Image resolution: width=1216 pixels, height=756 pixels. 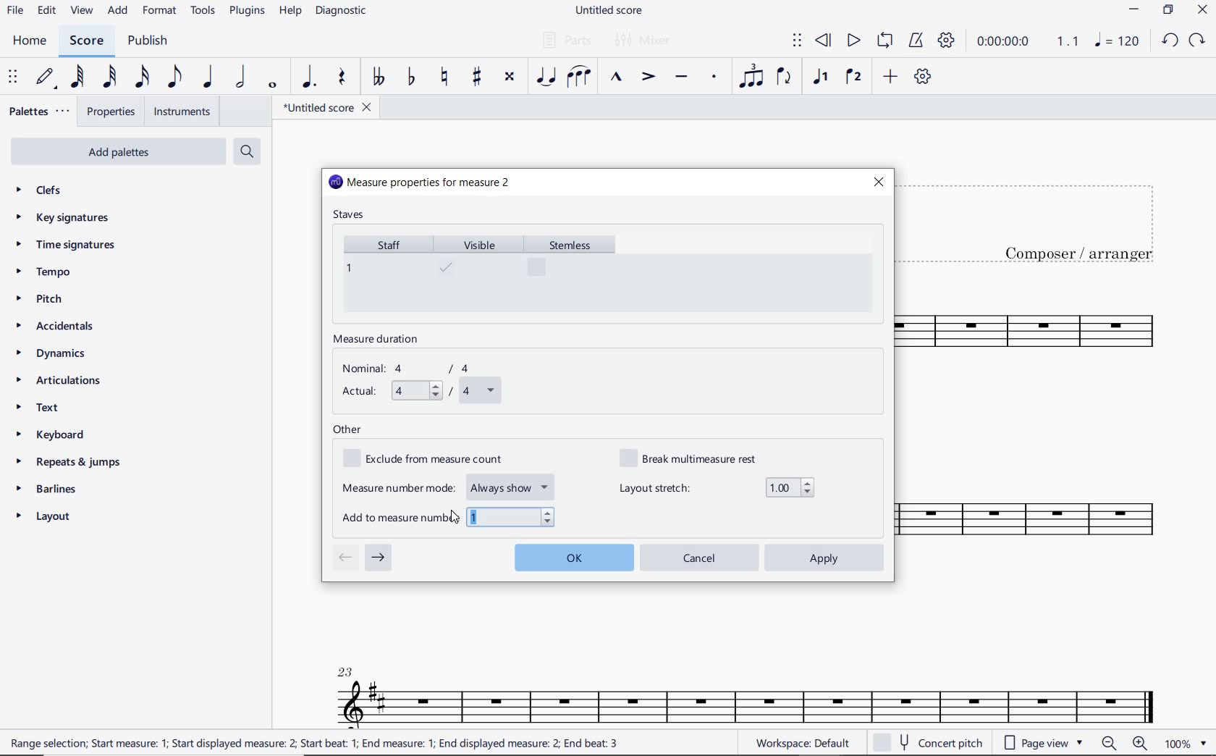 I want to click on zoom factor, so click(x=1184, y=744).